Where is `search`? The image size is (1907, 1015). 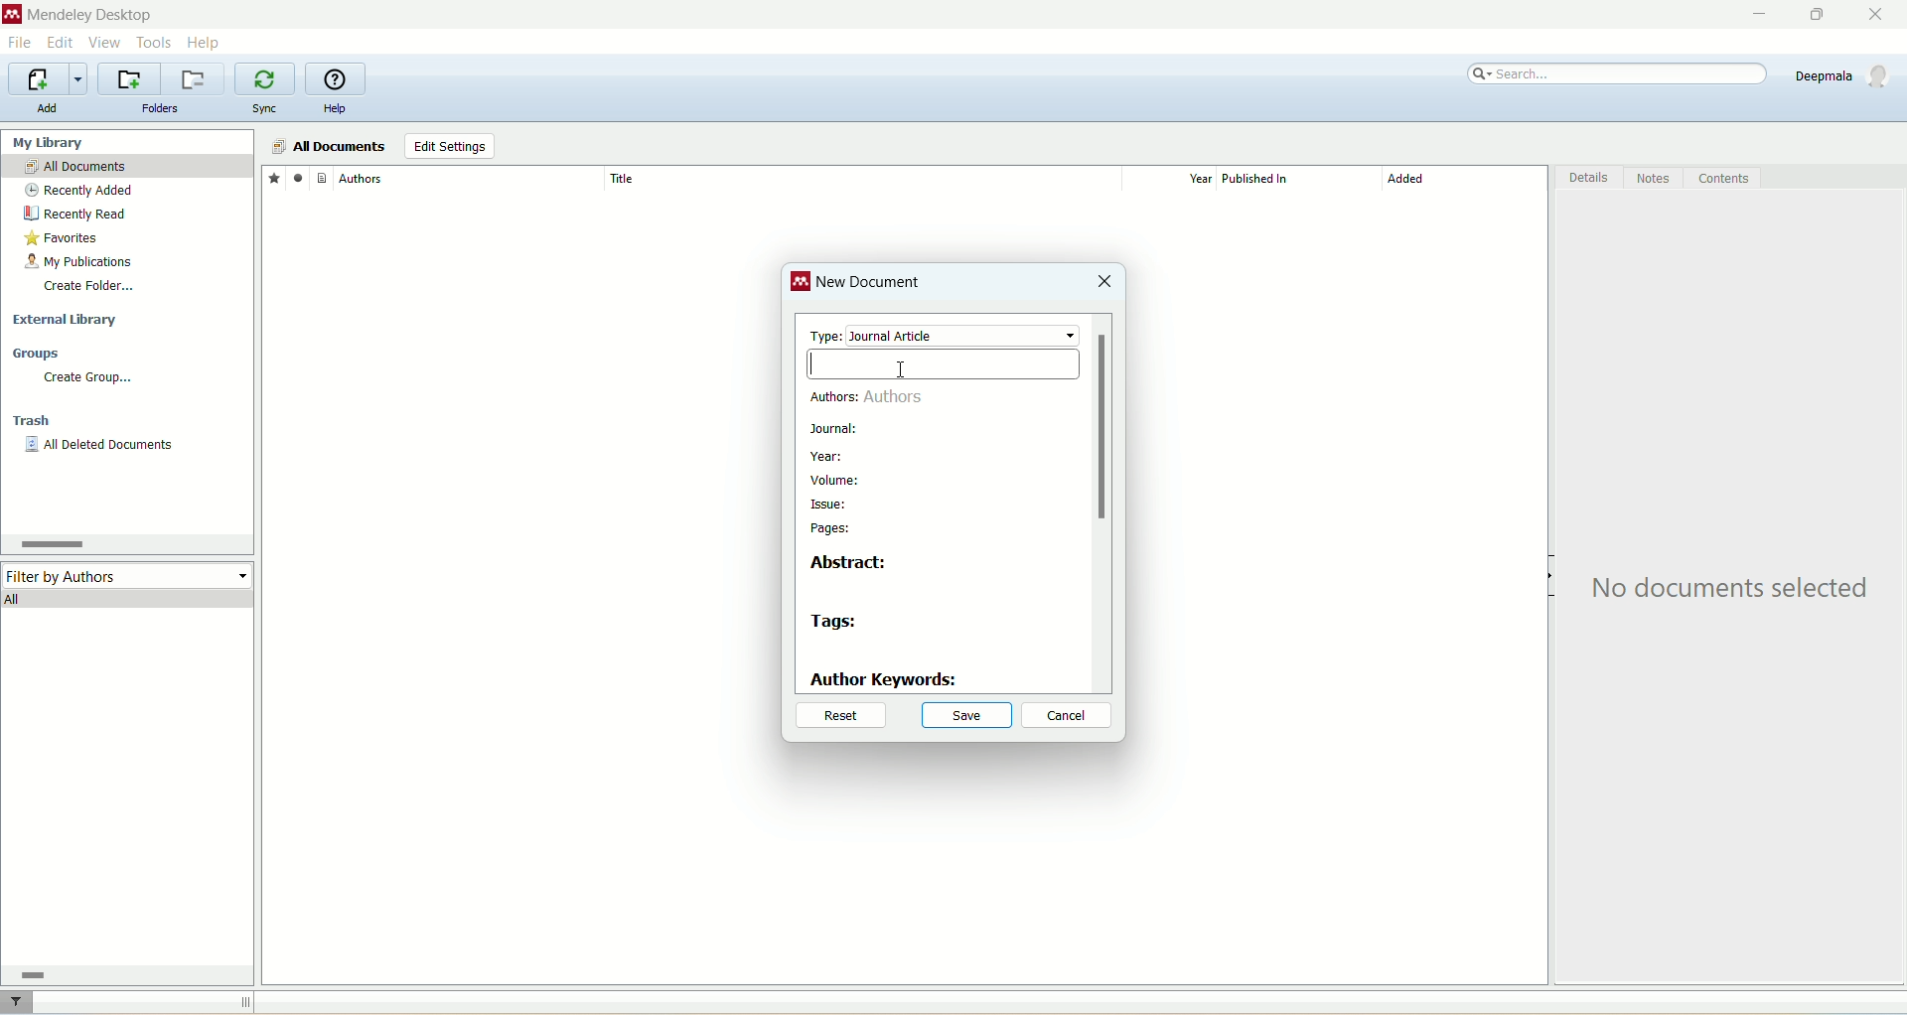 search is located at coordinates (1619, 74).